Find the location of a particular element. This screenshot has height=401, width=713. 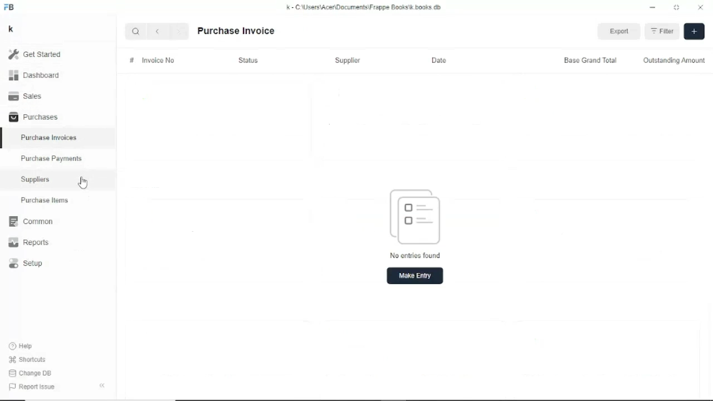

Change DB is located at coordinates (31, 374).